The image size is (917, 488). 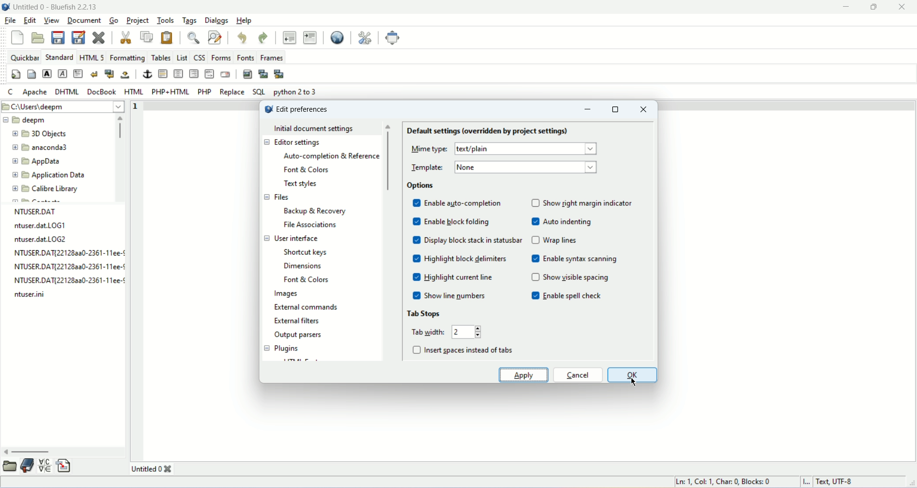 What do you see at coordinates (126, 38) in the screenshot?
I see `cut` at bounding box center [126, 38].